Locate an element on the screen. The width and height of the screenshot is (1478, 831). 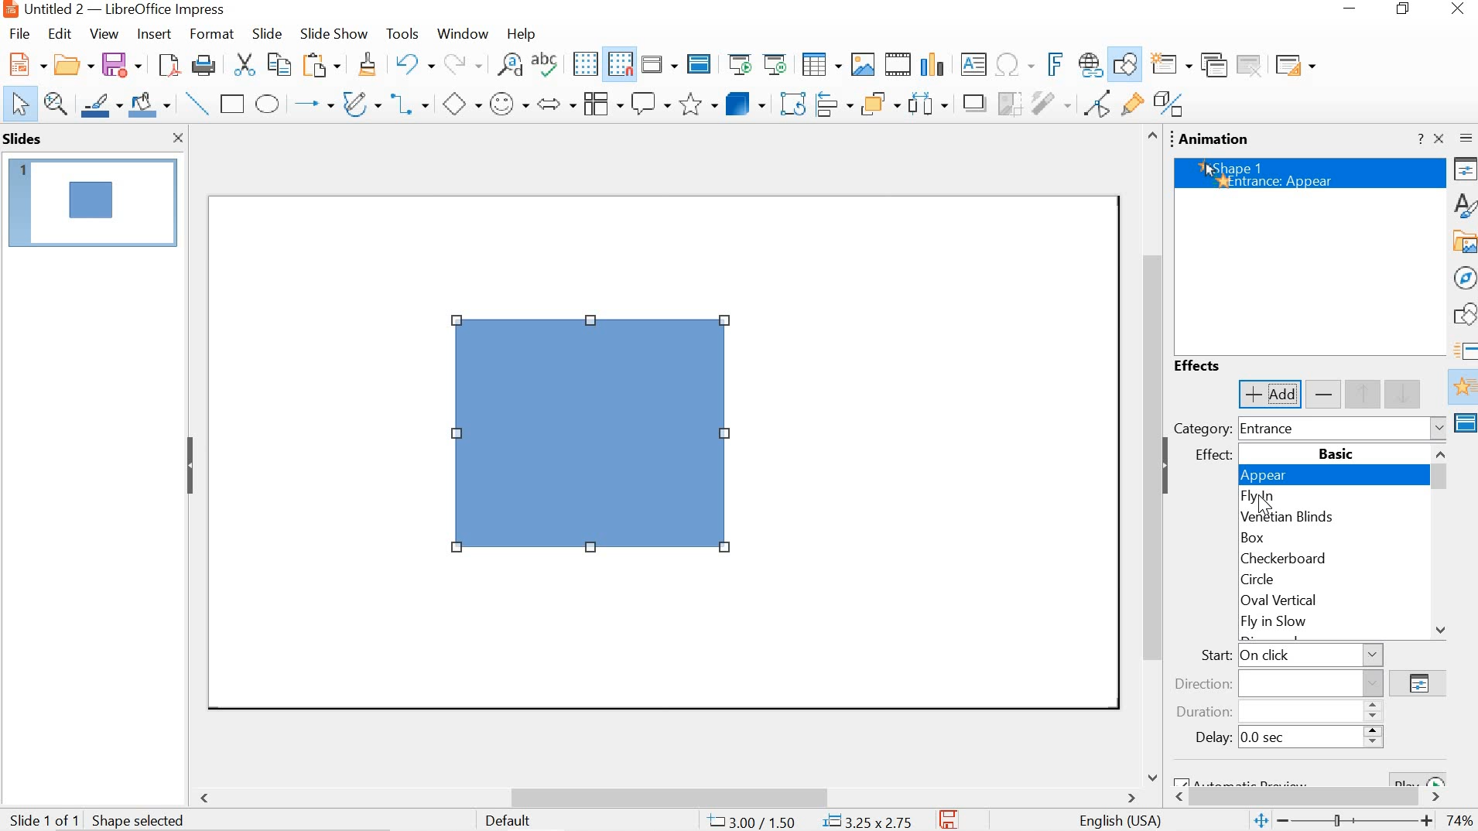
start from current slide is located at coordinates (776, 64).